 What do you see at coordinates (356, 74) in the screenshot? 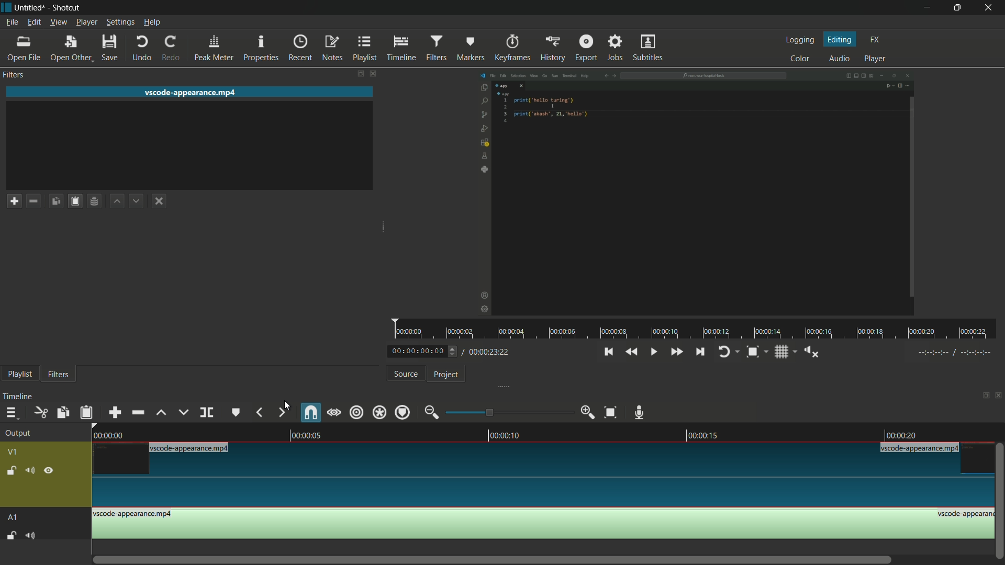
I see `change layout` at bounding box center [356, 74].